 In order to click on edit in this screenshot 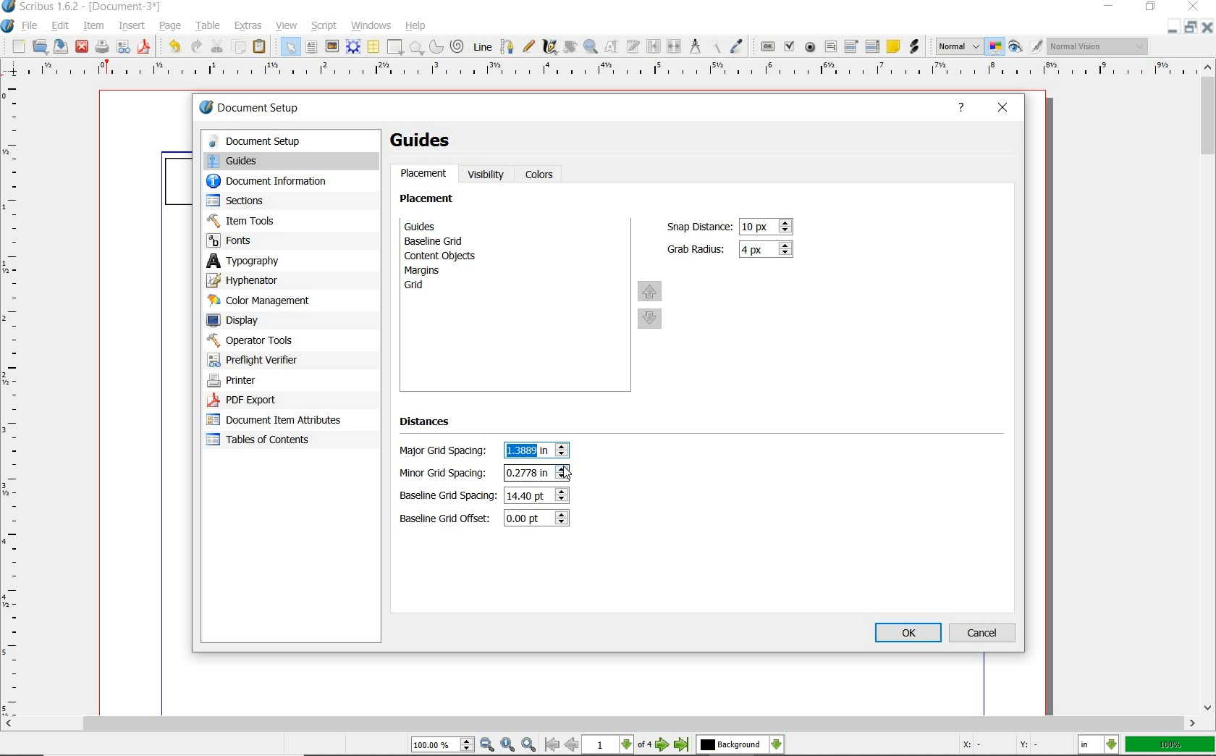, I will do `click(59, 26)`.